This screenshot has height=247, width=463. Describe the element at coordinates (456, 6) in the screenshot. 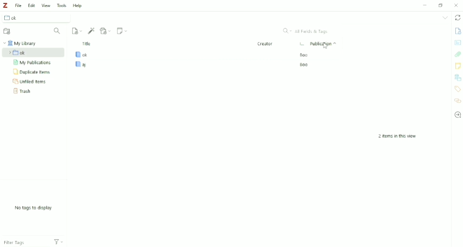

I see `Close` at that location.